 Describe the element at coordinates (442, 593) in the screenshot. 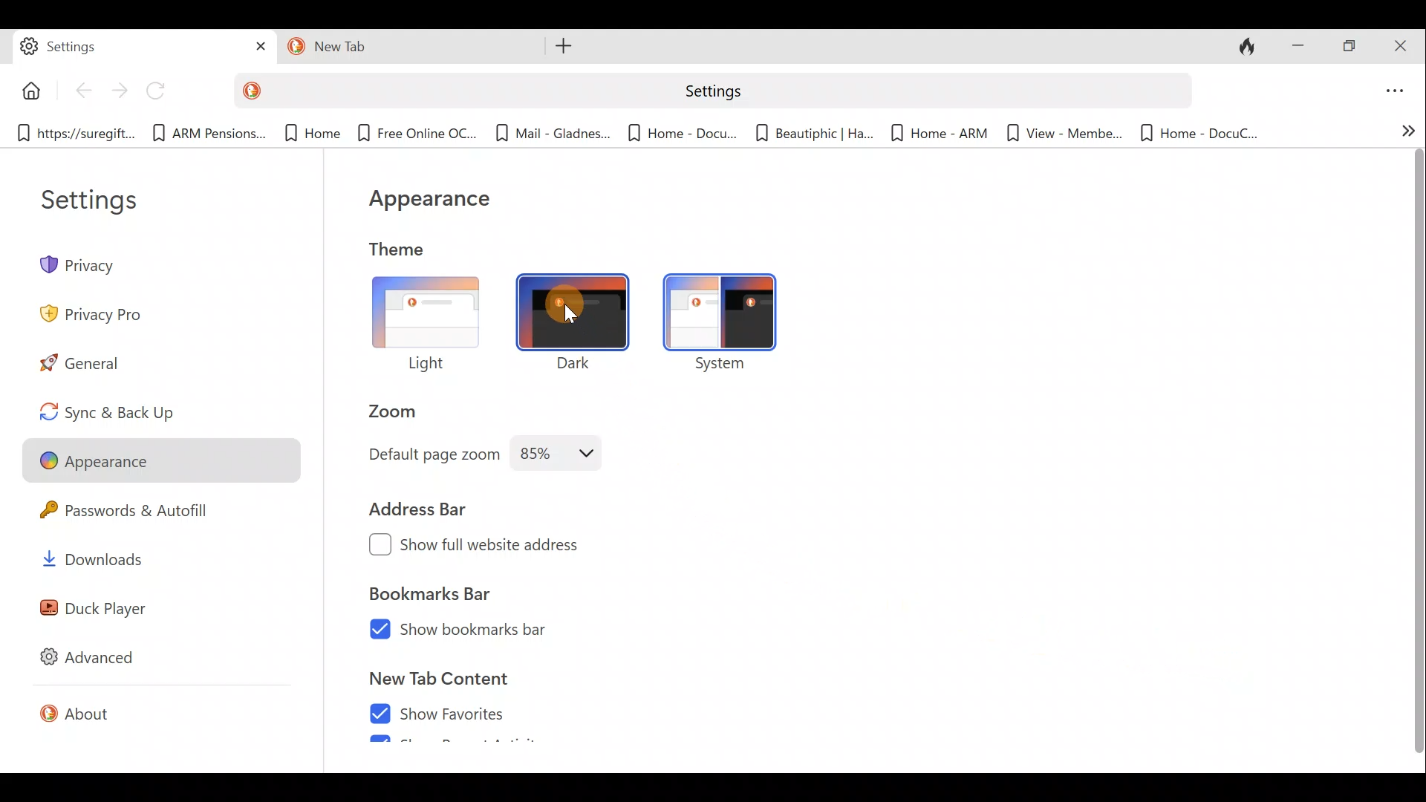

I see `Bookmarks bar` at that location.